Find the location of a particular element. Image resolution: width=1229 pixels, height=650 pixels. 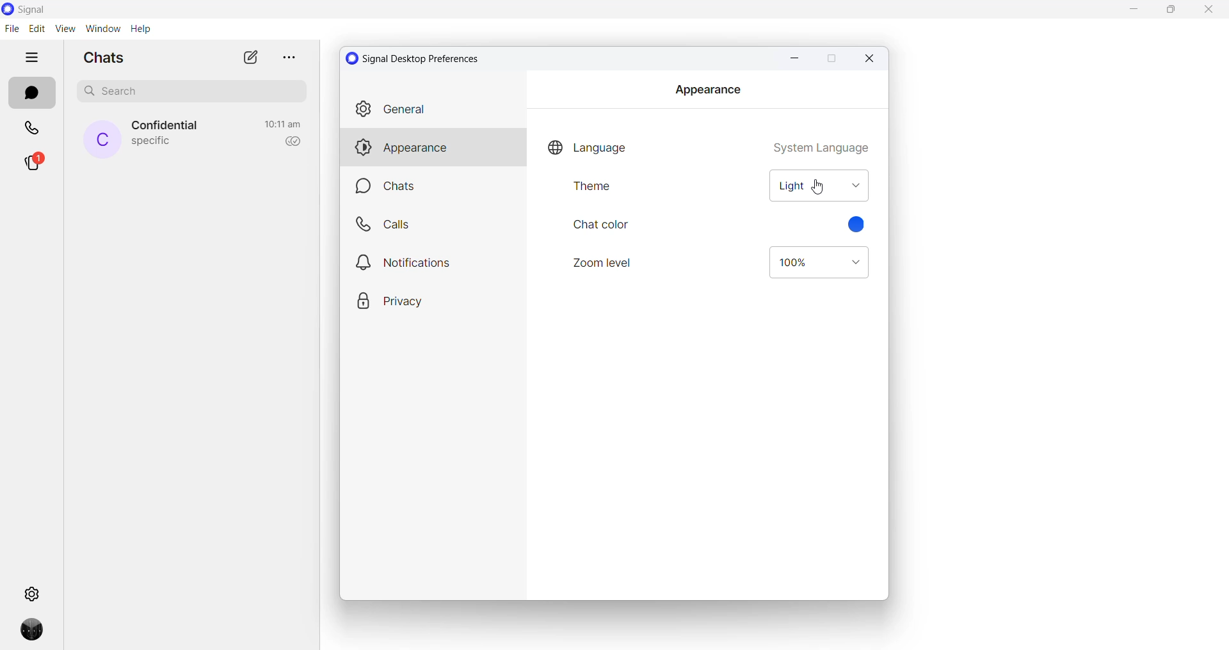

profile picture is located at coordinates (35, 633).